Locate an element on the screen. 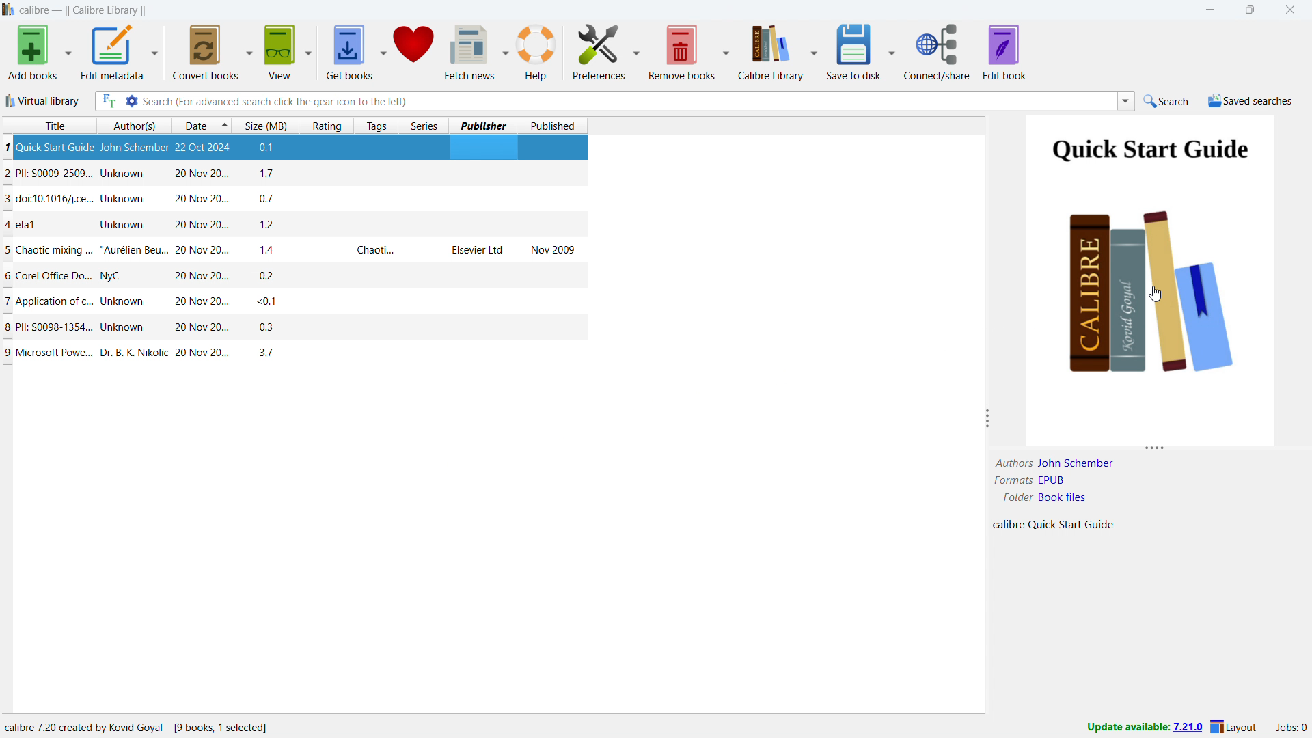 Image resolution: width=1312 pixels, height=738 pixels. Corel Office Do... NyC is located at coordinates (69, 277).